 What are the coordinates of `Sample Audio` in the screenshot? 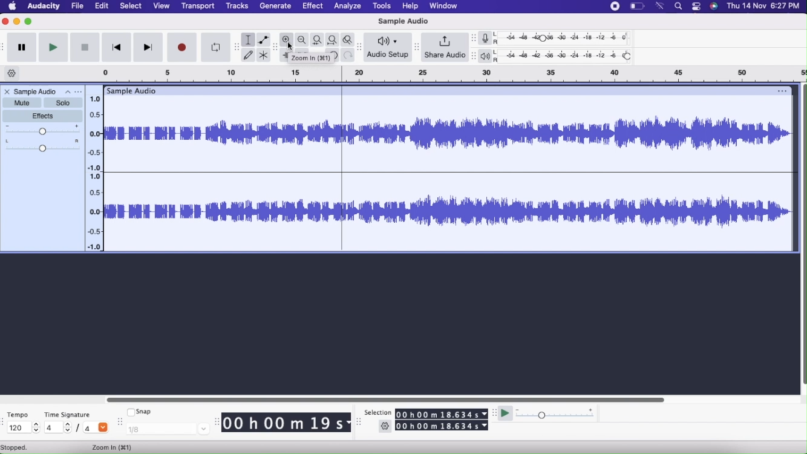 It's located at (36, 91).